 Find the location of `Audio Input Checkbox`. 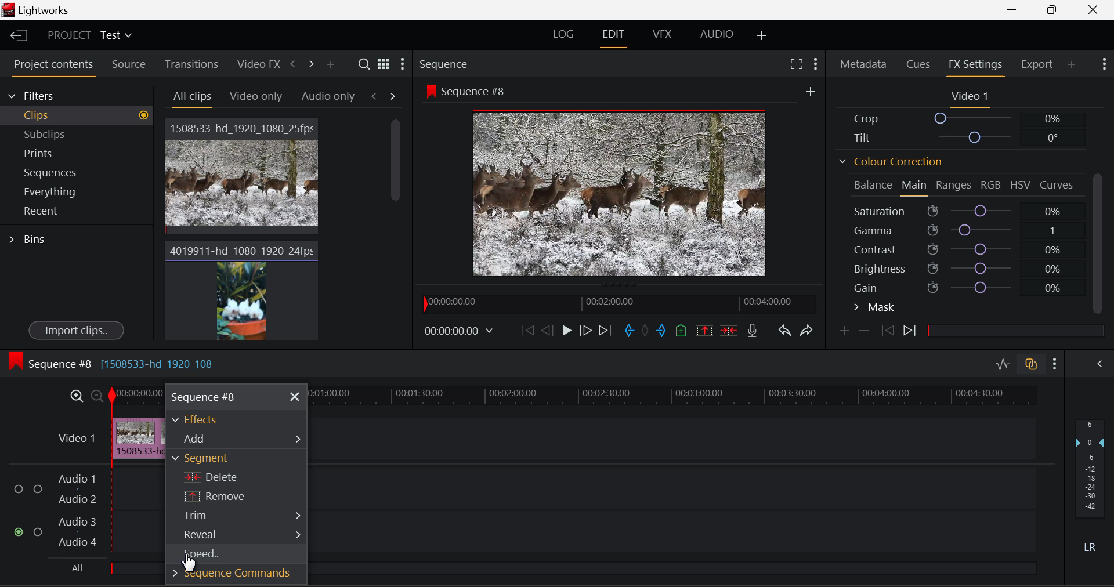

Audio Input Checkbox is located at coordinates (37, 489).